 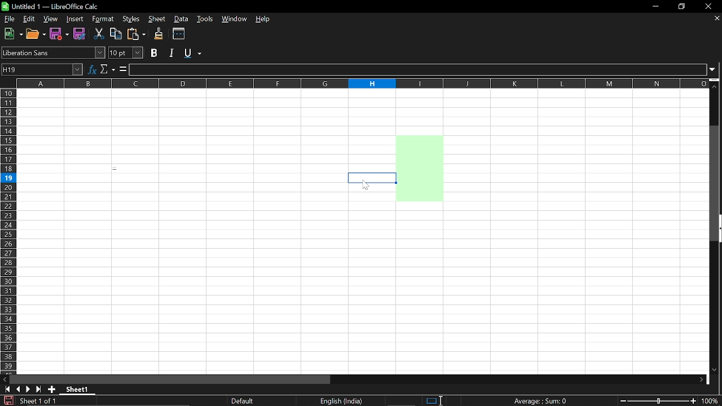 I want to click on Formula, so click(x=123, y=70).